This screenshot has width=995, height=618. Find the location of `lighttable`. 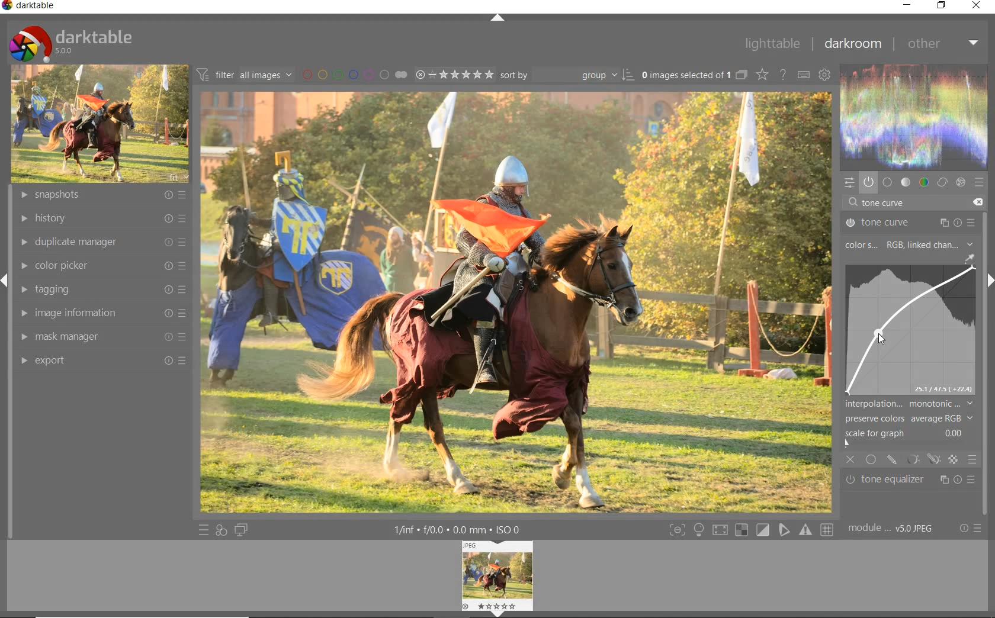

lighttable is located at coordinates (772, 44).